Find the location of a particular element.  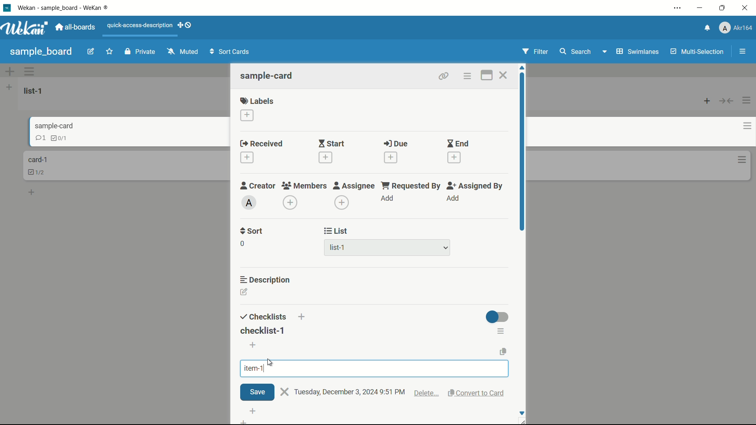

checklists is located at coordinates (264, 317).